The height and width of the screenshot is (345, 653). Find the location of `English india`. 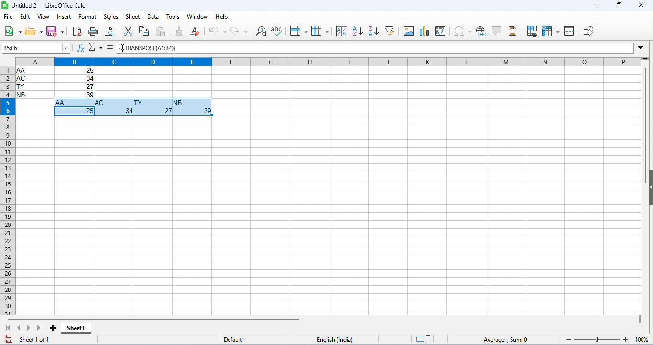

English india is located at coordinates (335, 340).